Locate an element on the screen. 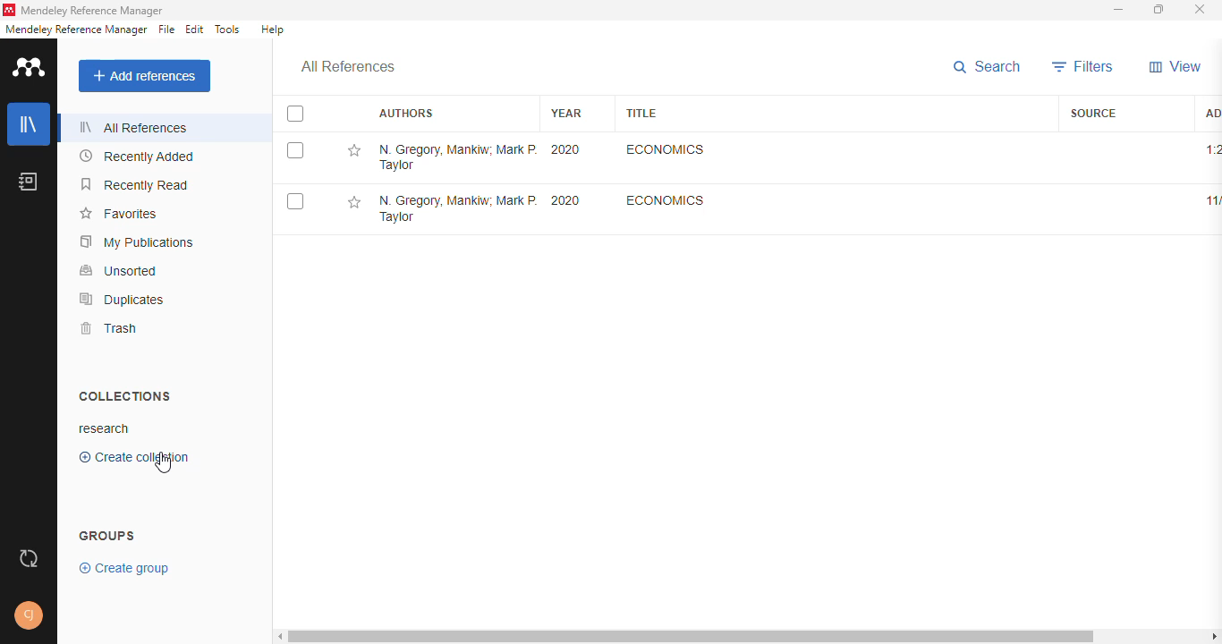 The width and height of the screenshot is (1222, 644). add this reference to favorites is located at coordinates (353, 203).